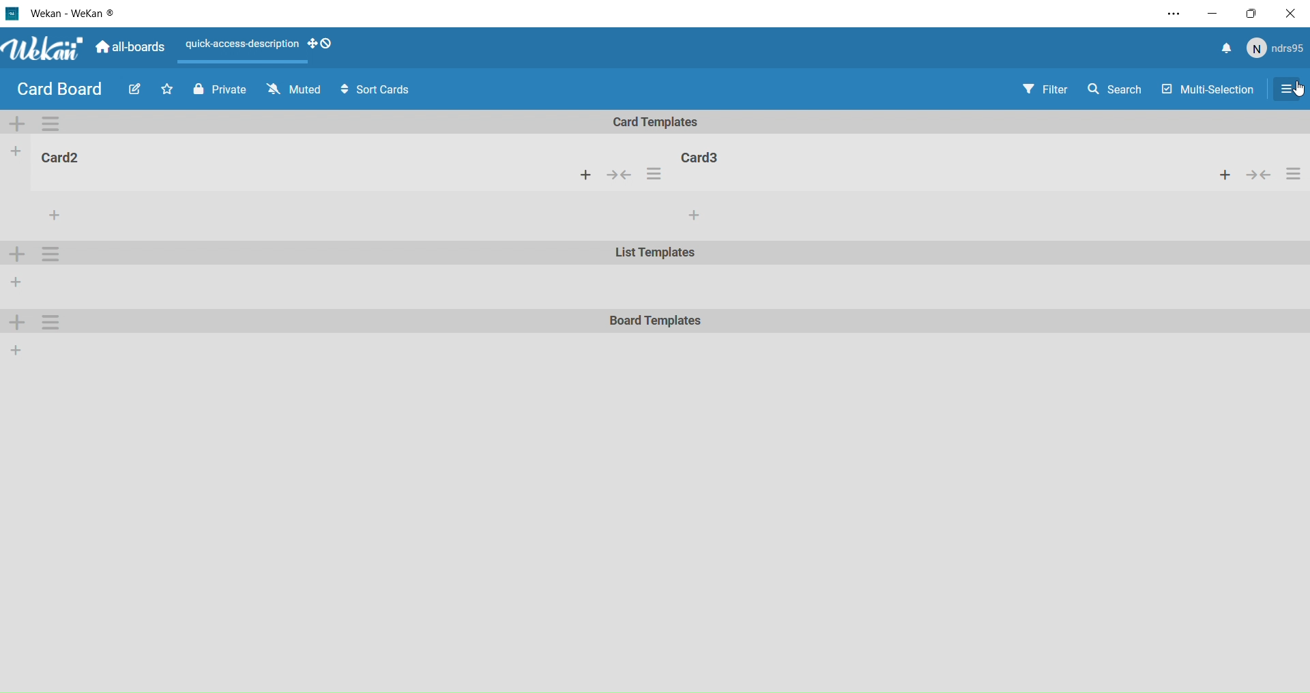 The width and height of the screenshot is (1310, 693). Describe the element at coordinates (14, 252) in the screenshot. I see `` at that location.